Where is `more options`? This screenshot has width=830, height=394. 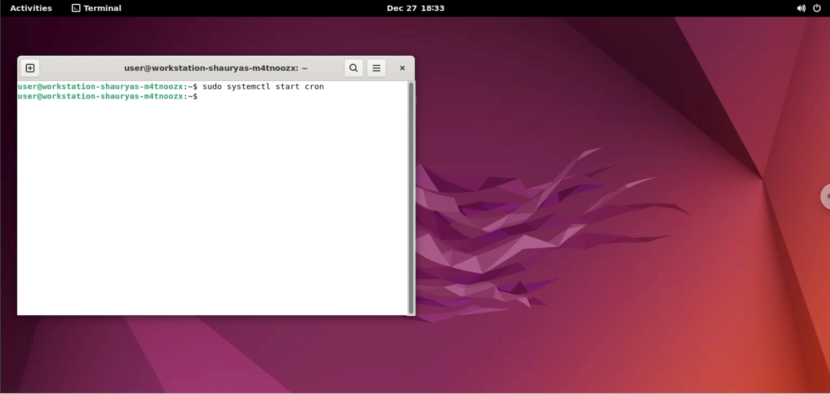
more options is located at coordinates (379, 68).